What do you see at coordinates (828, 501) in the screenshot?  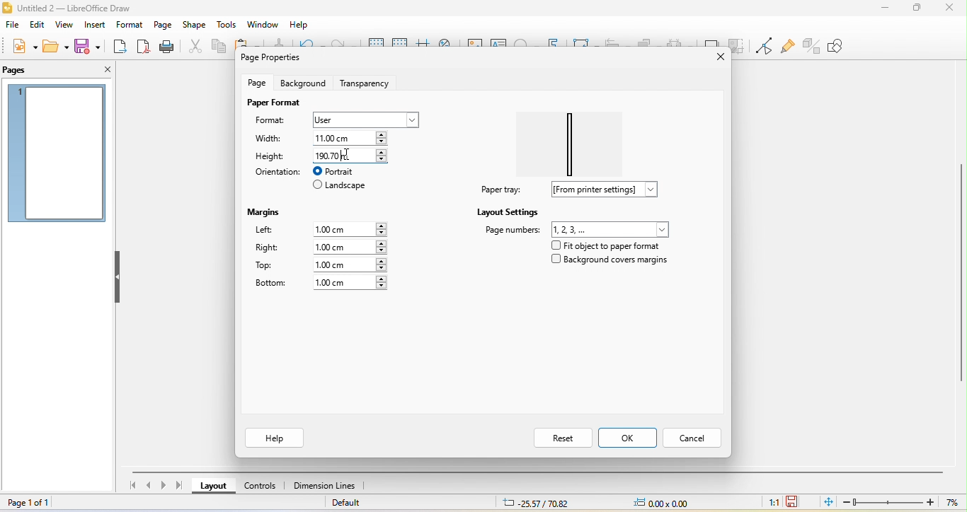 I see `fit page to current window` at bounding box center [828, 501].